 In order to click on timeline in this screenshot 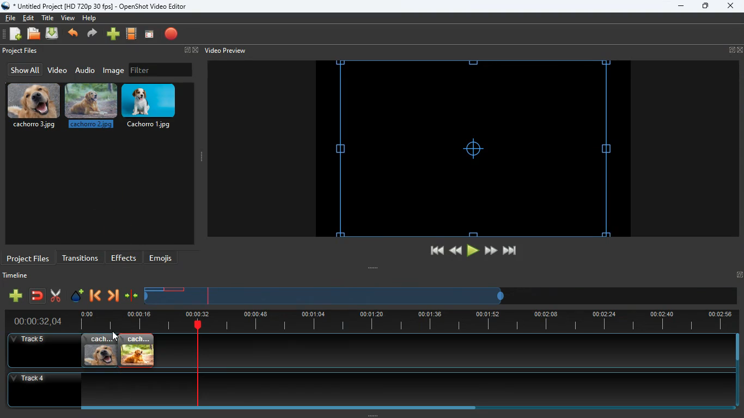, I will do `click(18, 277)`.